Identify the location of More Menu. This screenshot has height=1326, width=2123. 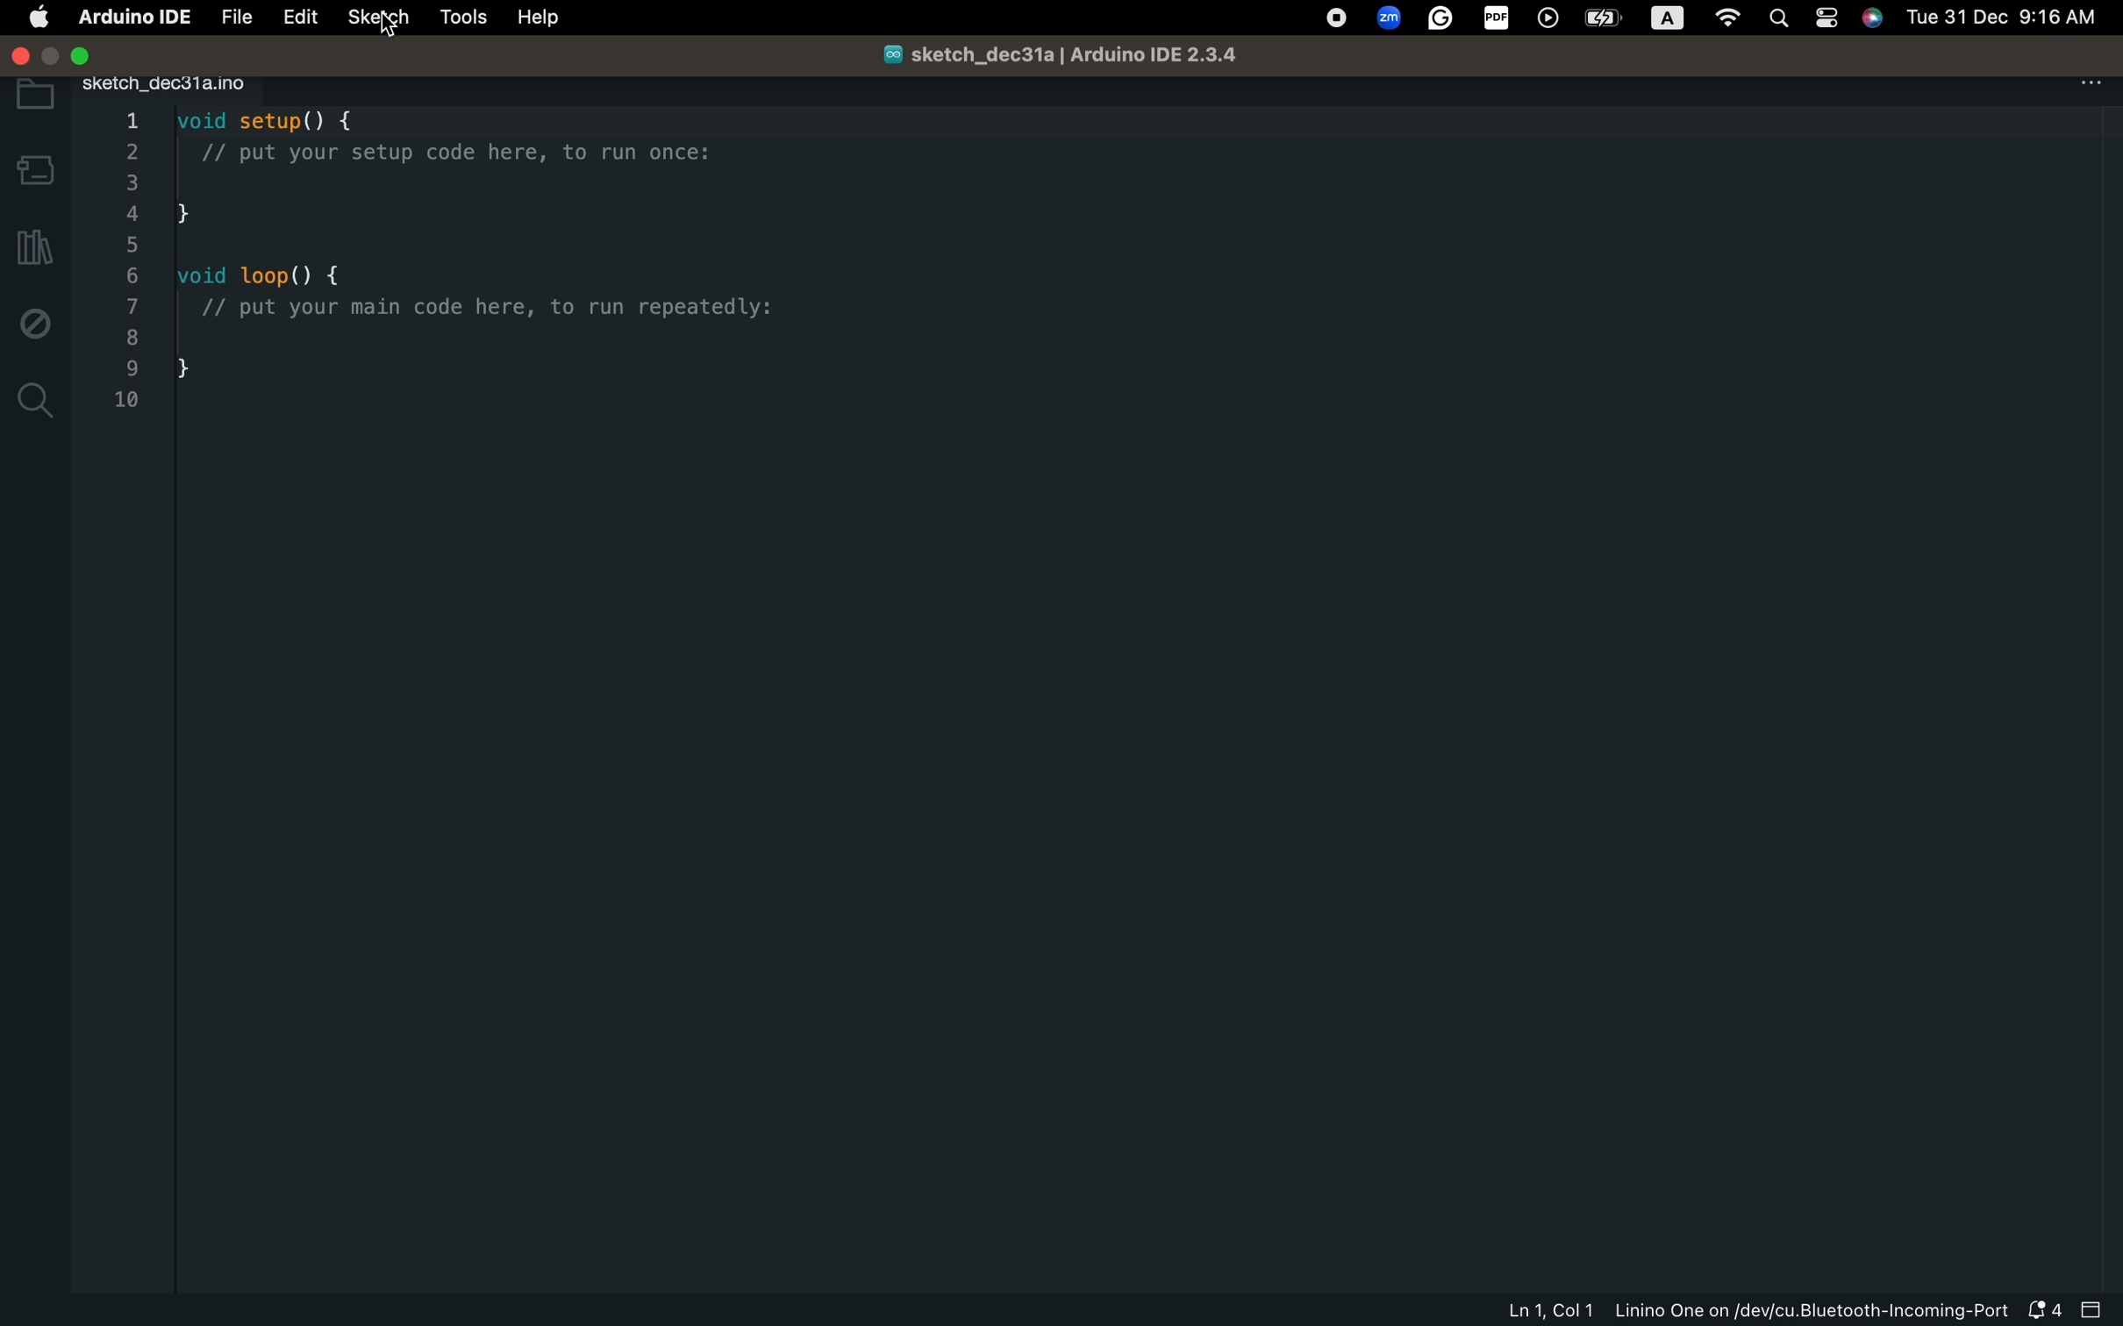
(2095, 91).